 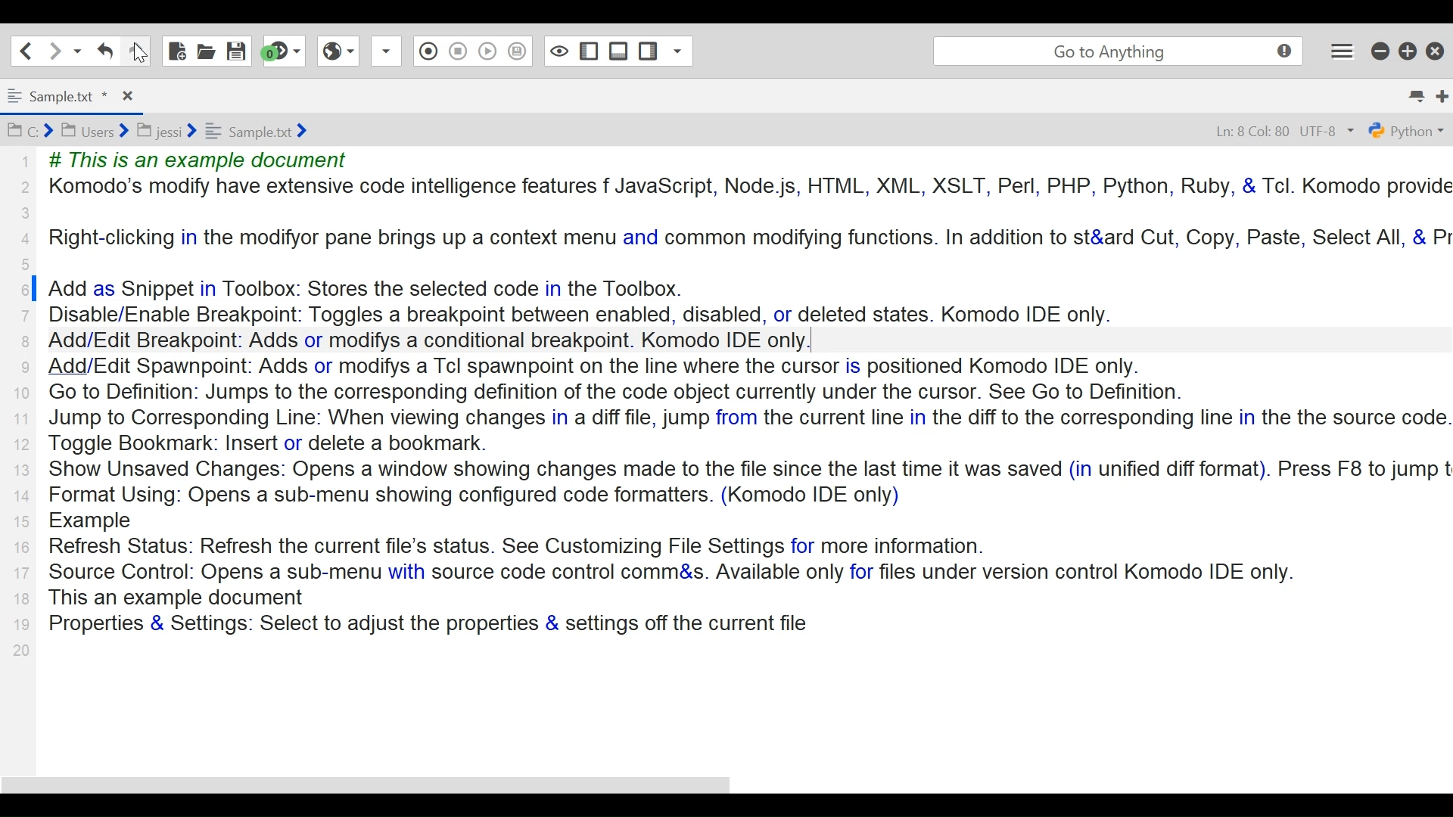 What do you see at coordinates (1116, 52) in the screenshot?
I see `Search` at bounding box center [1116, 52].